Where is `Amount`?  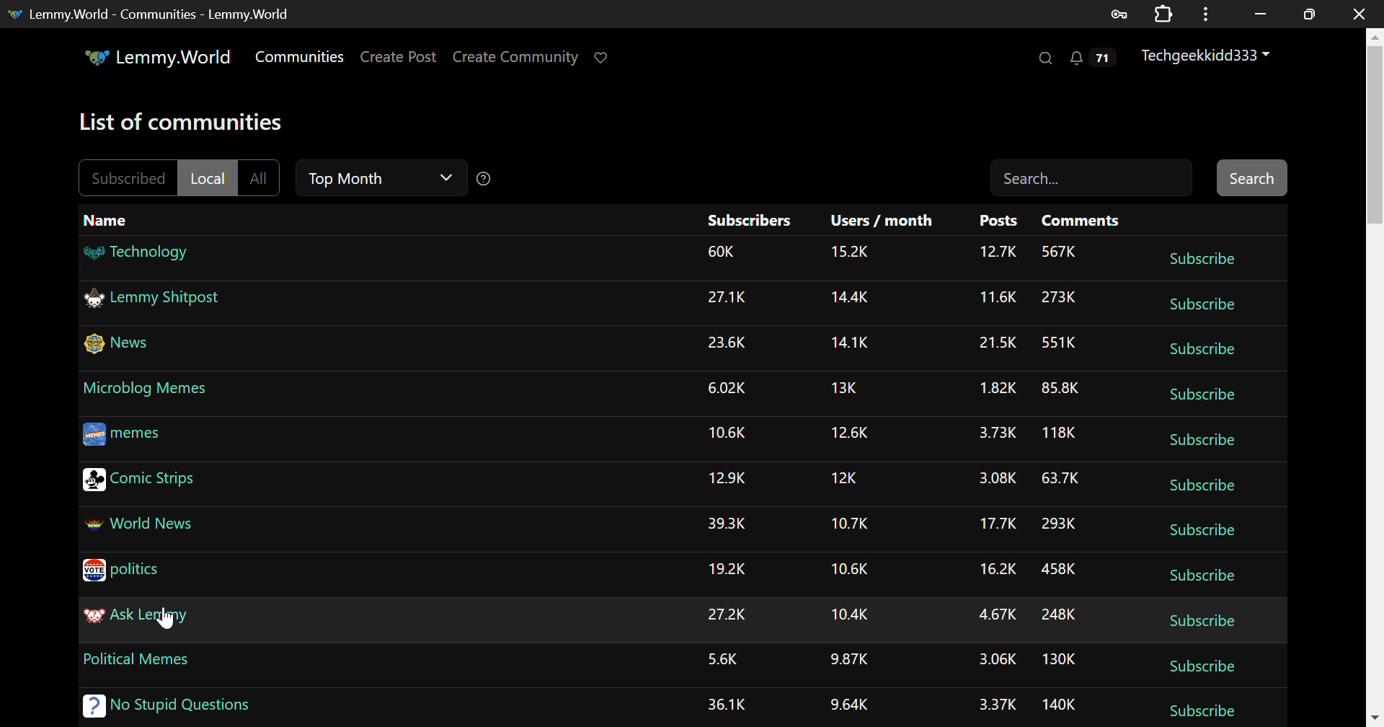
Amount is located at coordinates (996, 344).